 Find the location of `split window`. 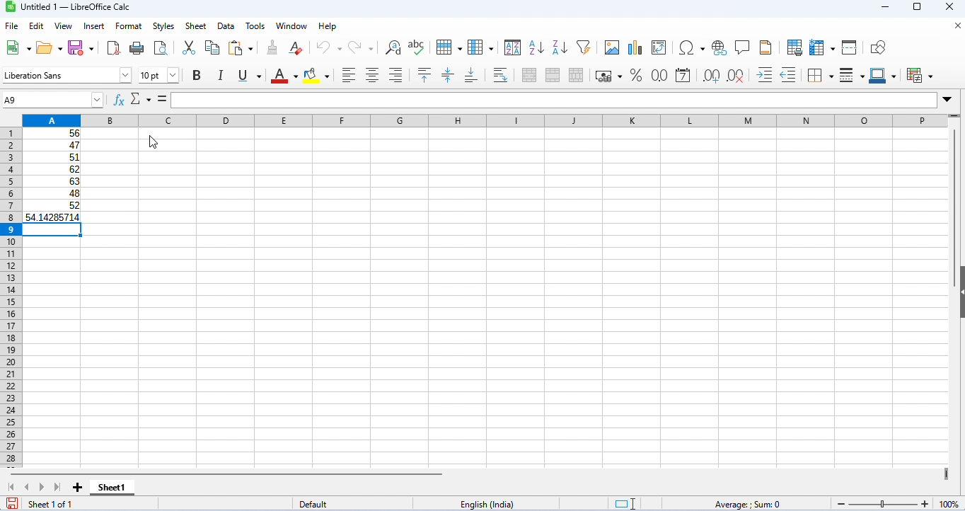

split window is located at coordinates (851, 47).